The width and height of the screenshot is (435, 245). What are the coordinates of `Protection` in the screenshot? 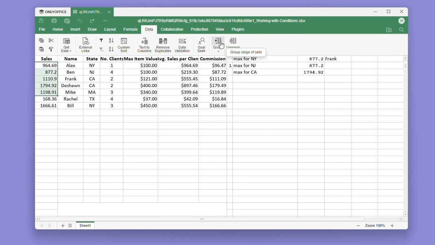 It's located at (198, 30).